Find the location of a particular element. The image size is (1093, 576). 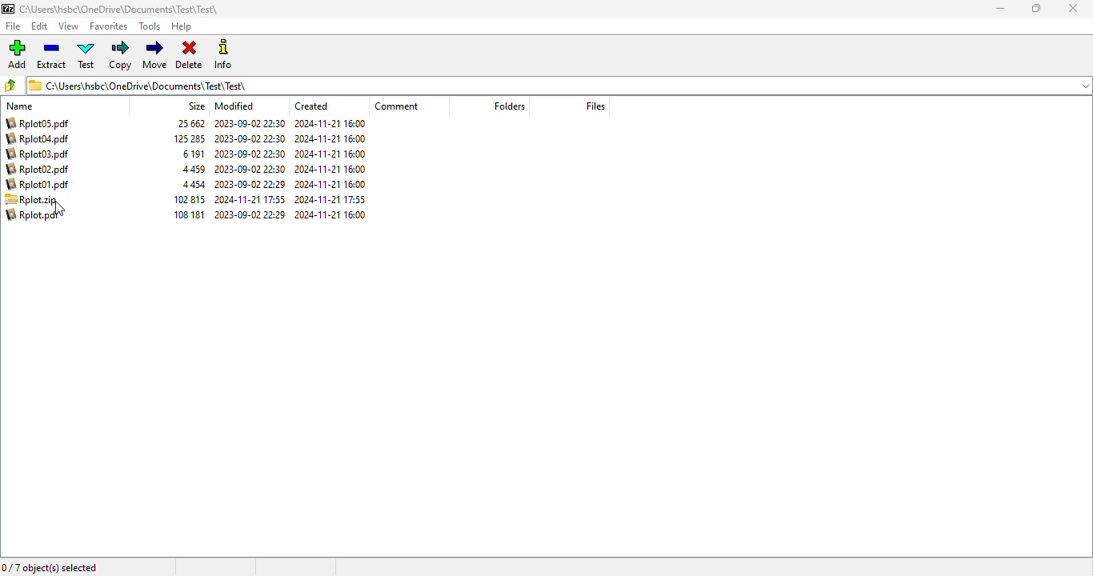

file name is located at coordinates (33, 216).